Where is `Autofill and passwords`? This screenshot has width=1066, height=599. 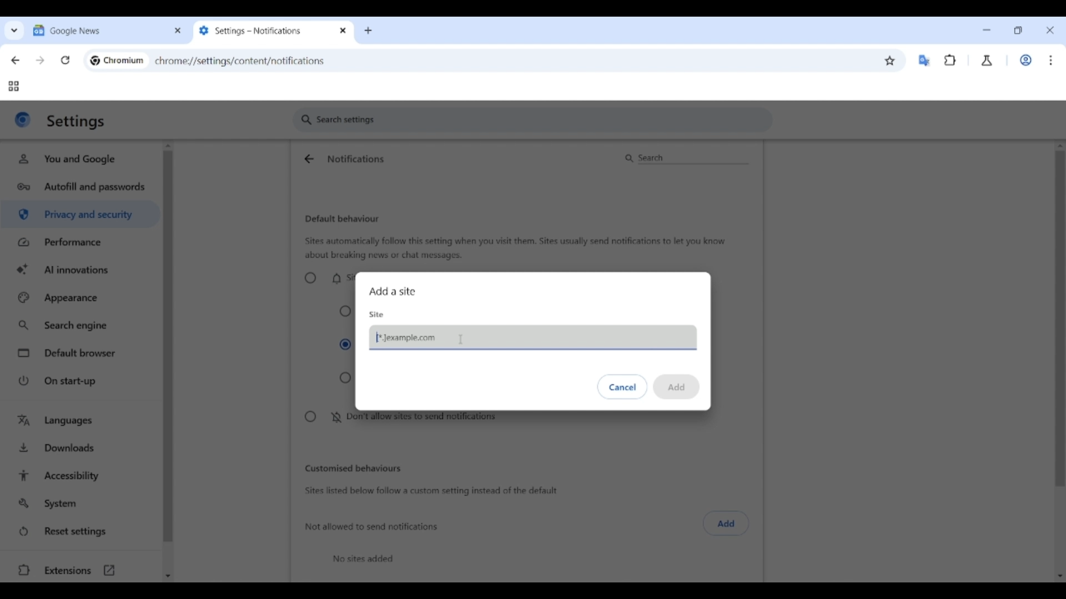 Autofill and passwords is located at coordinates (82, 187).